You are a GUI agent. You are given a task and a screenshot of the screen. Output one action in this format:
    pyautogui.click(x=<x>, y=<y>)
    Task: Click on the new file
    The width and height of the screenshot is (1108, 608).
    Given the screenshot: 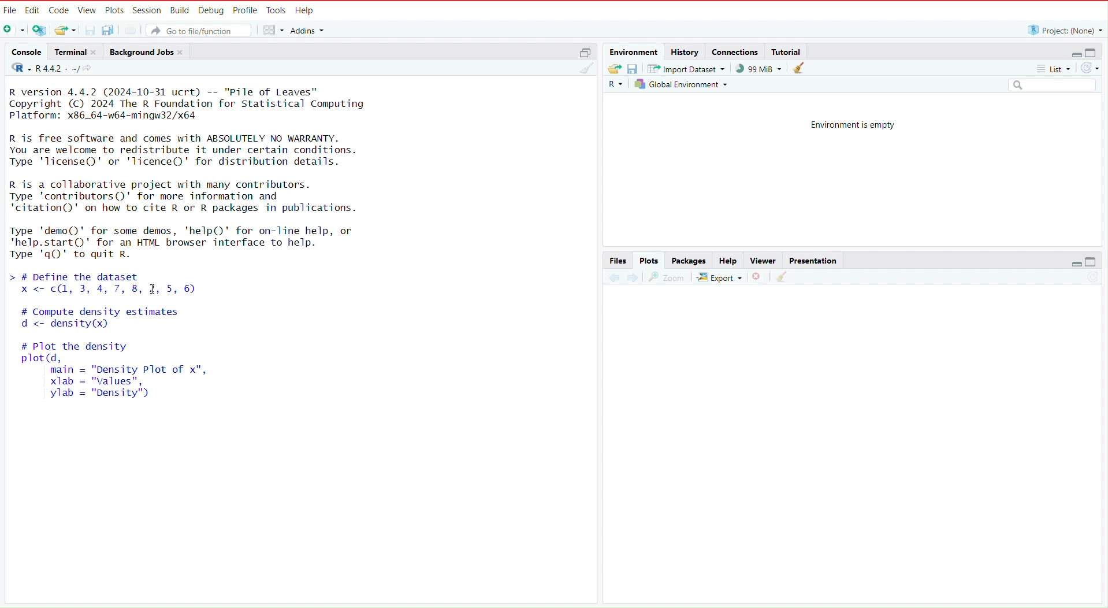 What is the action you would take?
    pyautogui.click(x=13, y=29)
    